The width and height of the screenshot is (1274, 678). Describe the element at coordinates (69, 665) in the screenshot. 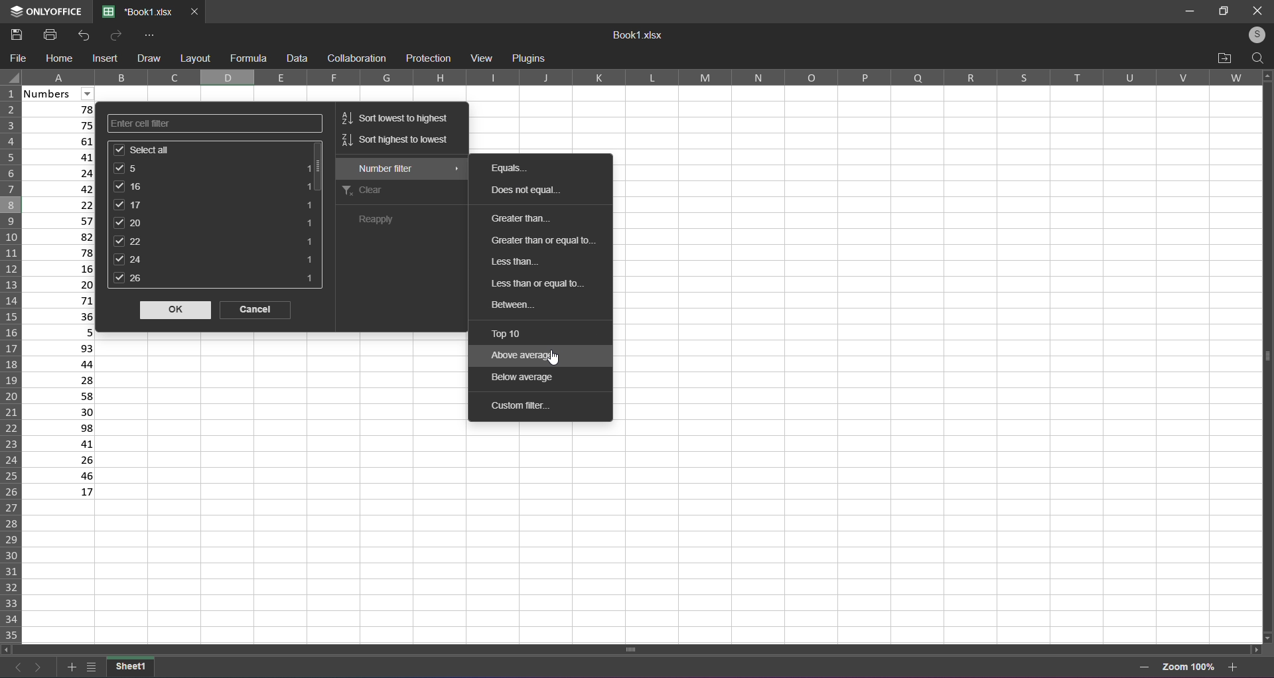

I see `add sheet` at that location.